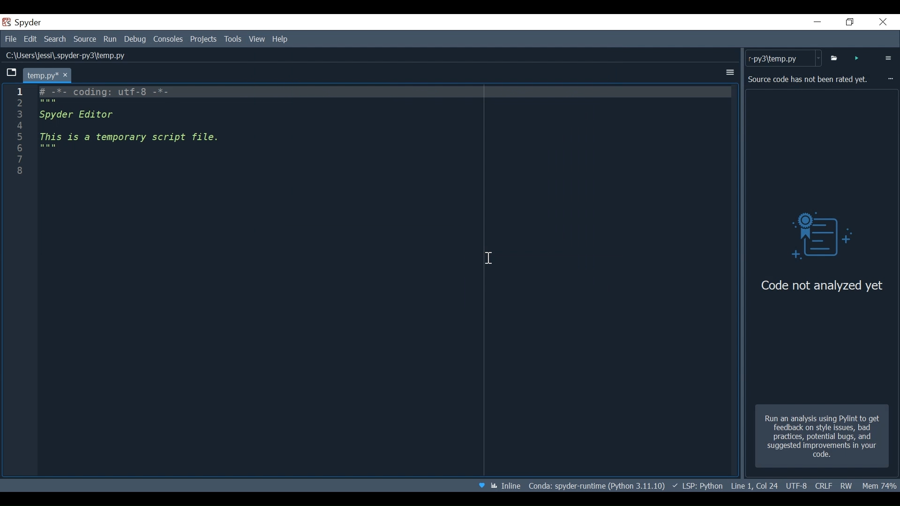 This screenshot has width=900, height=506. Describe the element at coordinates (598, 485) in the screenshot. I see `File path` at that location.